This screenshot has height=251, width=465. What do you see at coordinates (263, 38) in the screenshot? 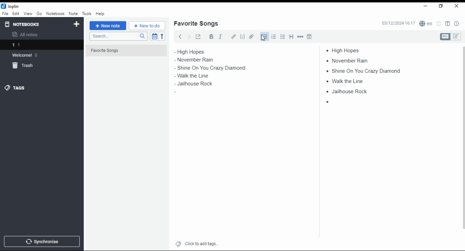
I see `mouse pointer` at bounding box center [263, 38].